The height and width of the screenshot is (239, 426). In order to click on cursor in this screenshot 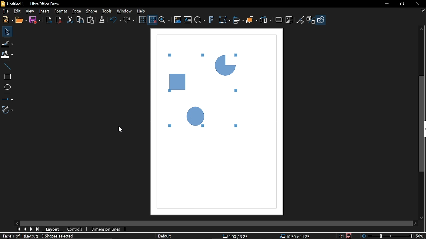, I will do `click(123, 129)`.